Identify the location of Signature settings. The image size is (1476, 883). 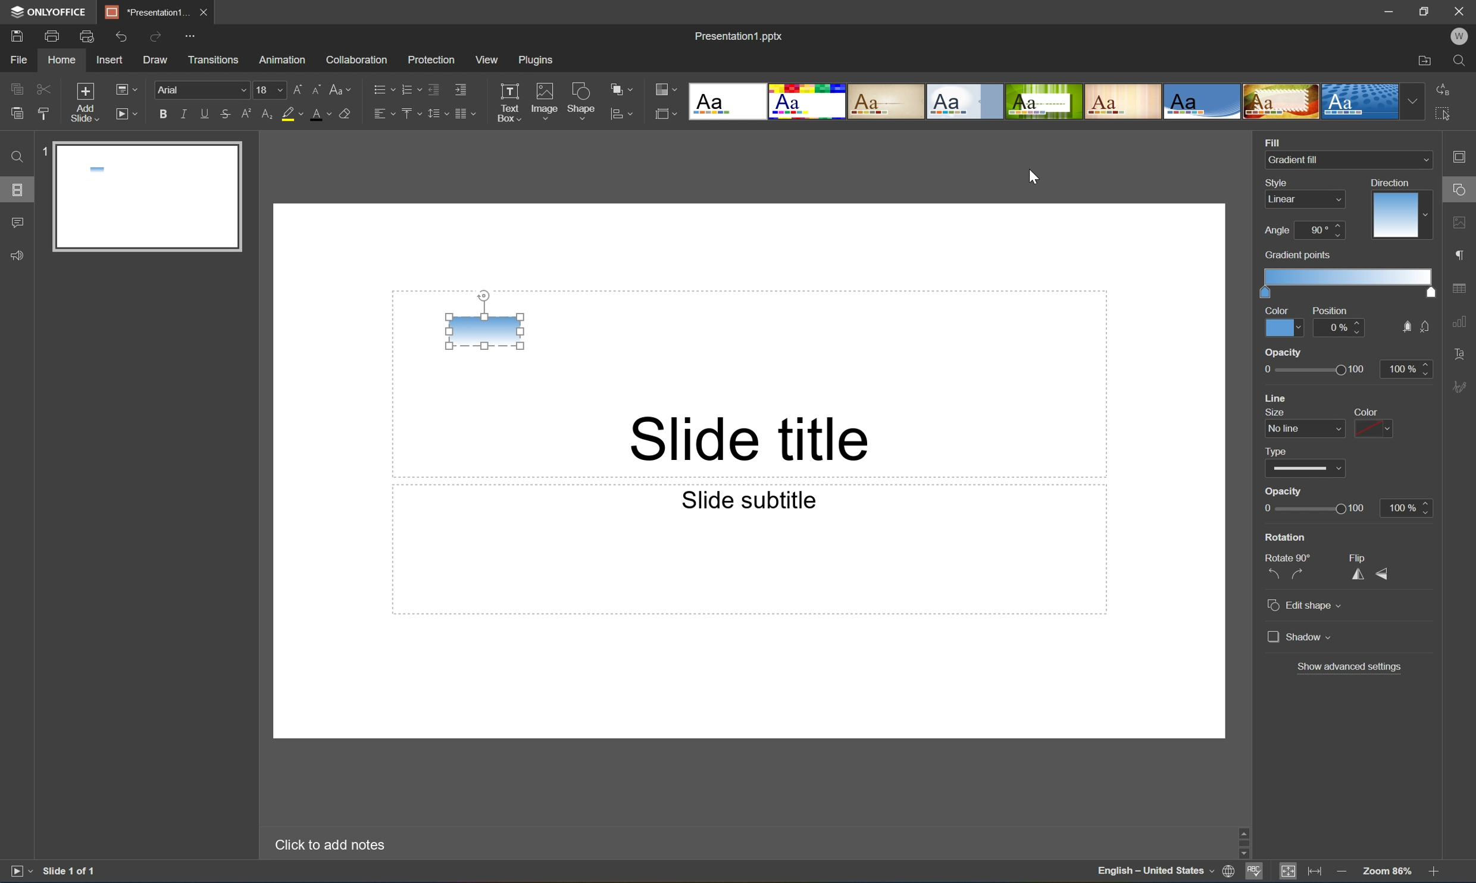
(1462, 386).